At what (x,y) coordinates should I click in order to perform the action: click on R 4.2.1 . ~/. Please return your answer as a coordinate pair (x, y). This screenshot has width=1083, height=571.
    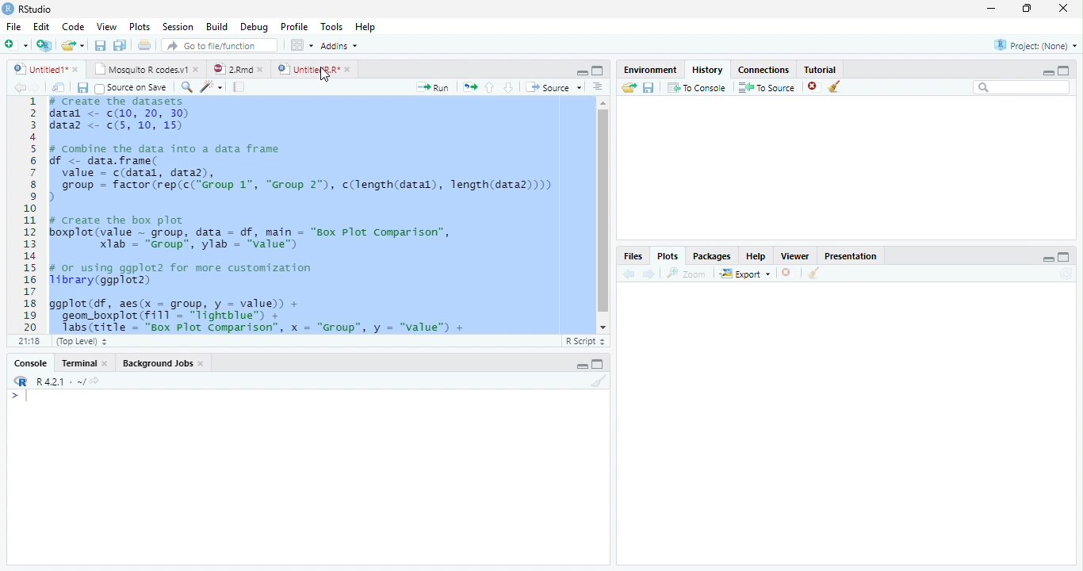
    Looking at the image, I should click on (60, 381).